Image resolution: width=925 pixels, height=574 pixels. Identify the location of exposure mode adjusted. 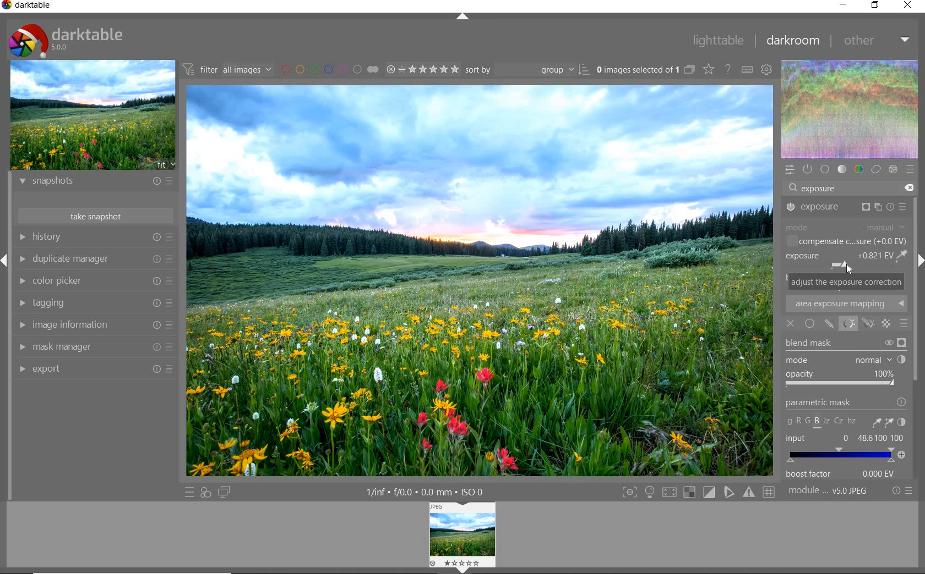
(838, 260).